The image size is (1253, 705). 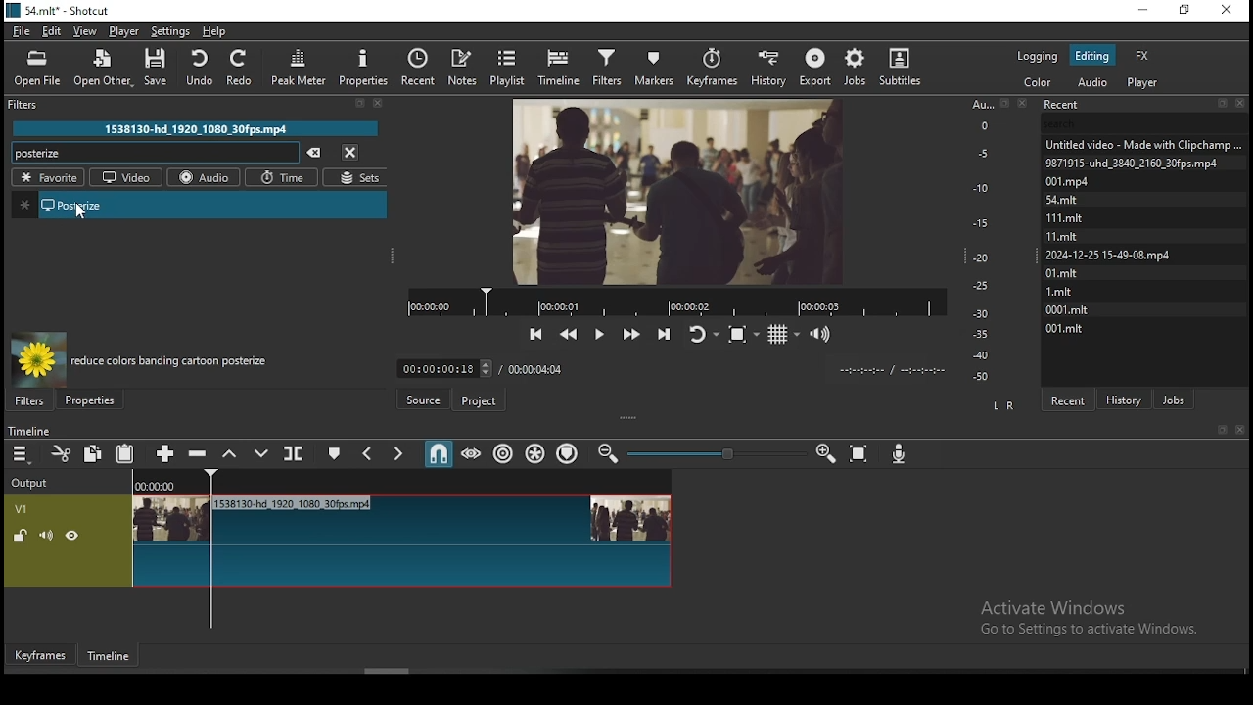 I want to click on elapsed time, so click(x=444, y=368).